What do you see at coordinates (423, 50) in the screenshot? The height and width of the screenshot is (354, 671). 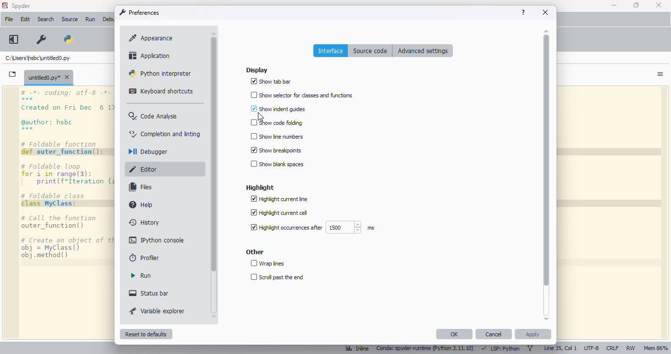 I see `advanced settings` at bounding box center [423, 50].